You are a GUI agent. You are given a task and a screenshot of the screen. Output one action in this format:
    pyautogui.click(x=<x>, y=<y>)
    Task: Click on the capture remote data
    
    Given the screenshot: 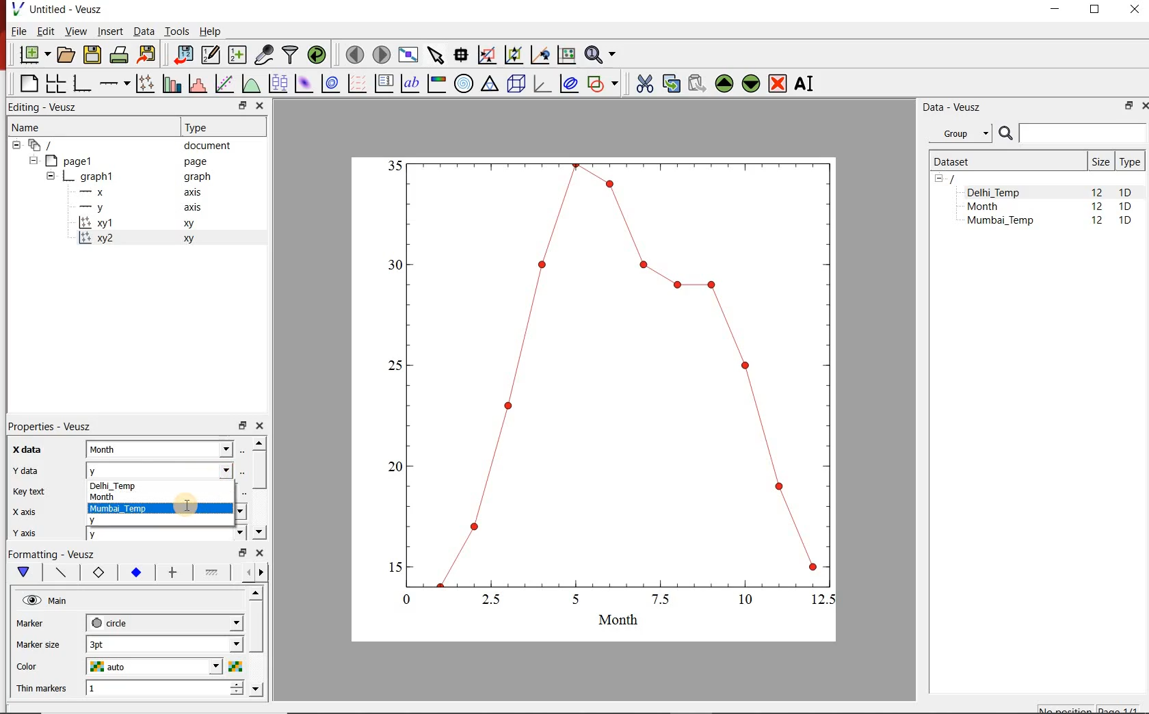 What is the action you would take?
    pyautogui.click(x=265, y=55)
    